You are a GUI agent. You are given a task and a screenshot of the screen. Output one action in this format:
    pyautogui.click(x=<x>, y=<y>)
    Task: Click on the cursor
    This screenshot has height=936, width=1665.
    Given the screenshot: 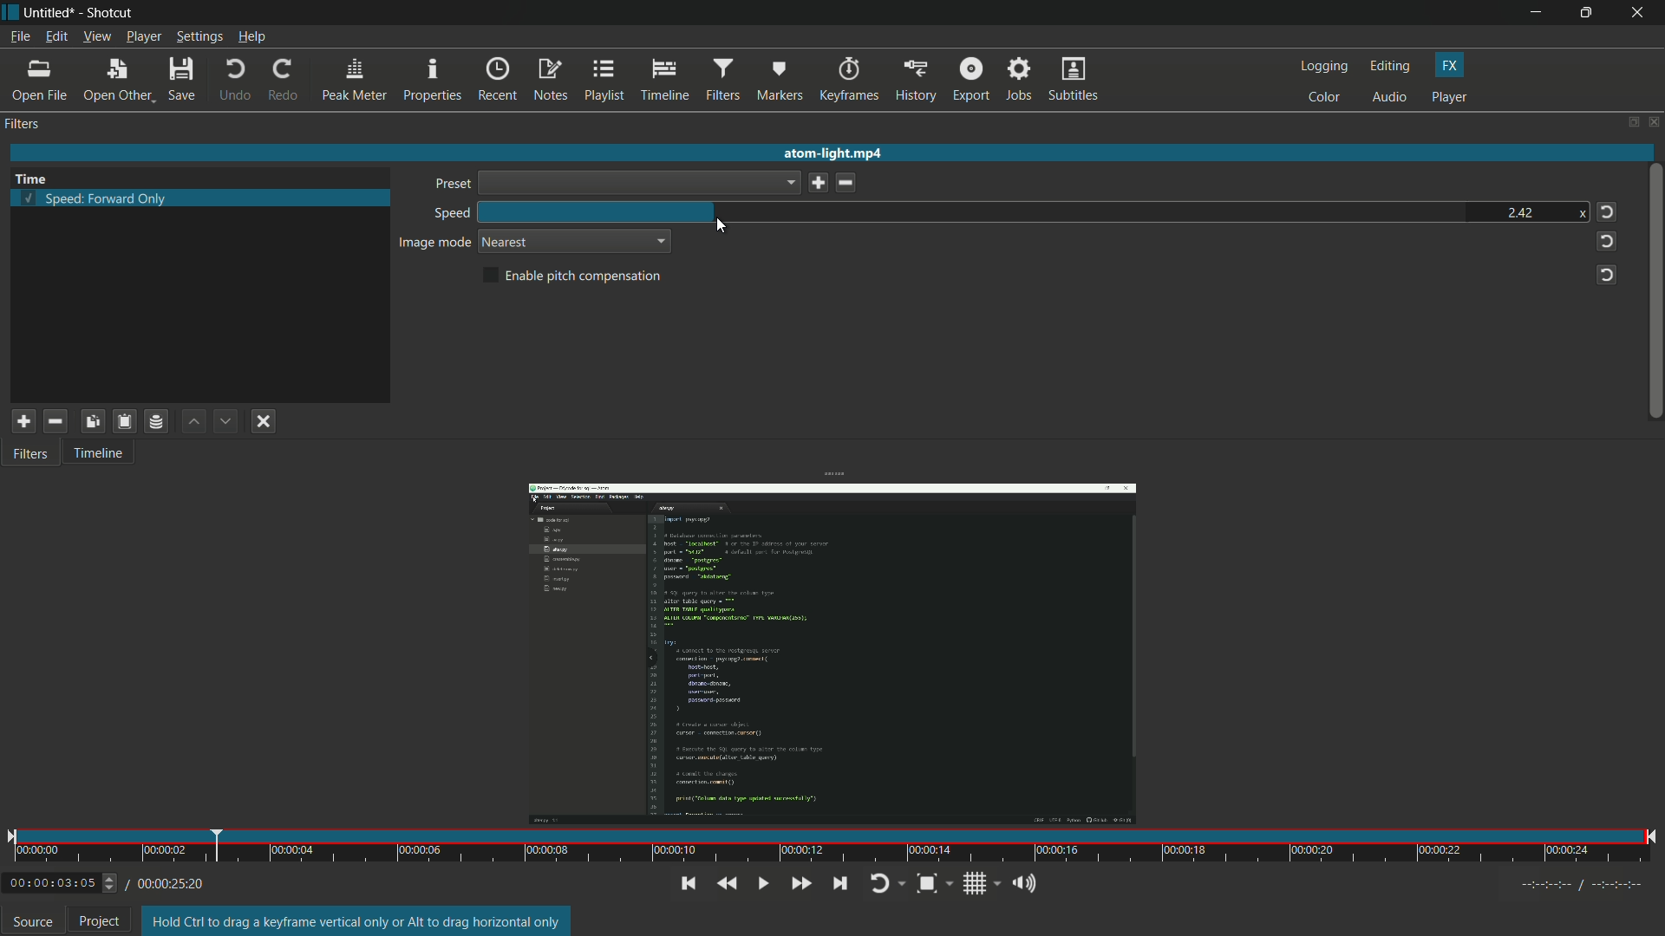 What is the action you would take?
    pyautogui.click(x=721, y=227)
    